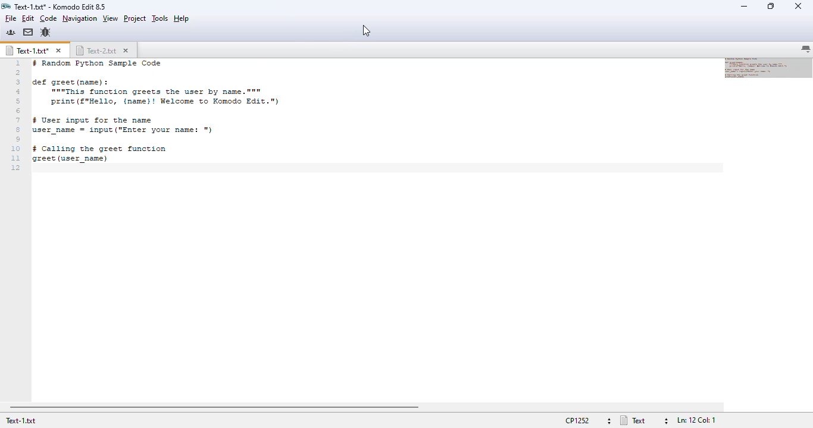 The image size is (813, 428). I want to click on view, so click(111, 18).